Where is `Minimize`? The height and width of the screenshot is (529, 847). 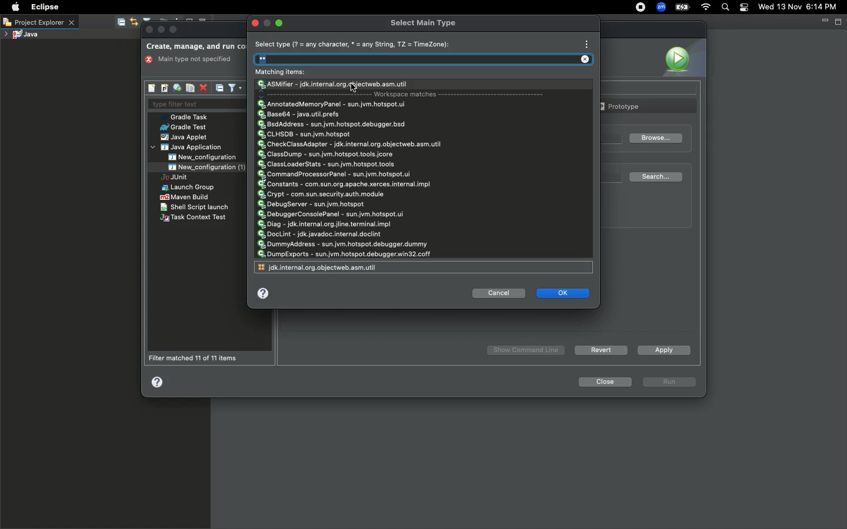
Minimize is located at coordinates (824, 21).